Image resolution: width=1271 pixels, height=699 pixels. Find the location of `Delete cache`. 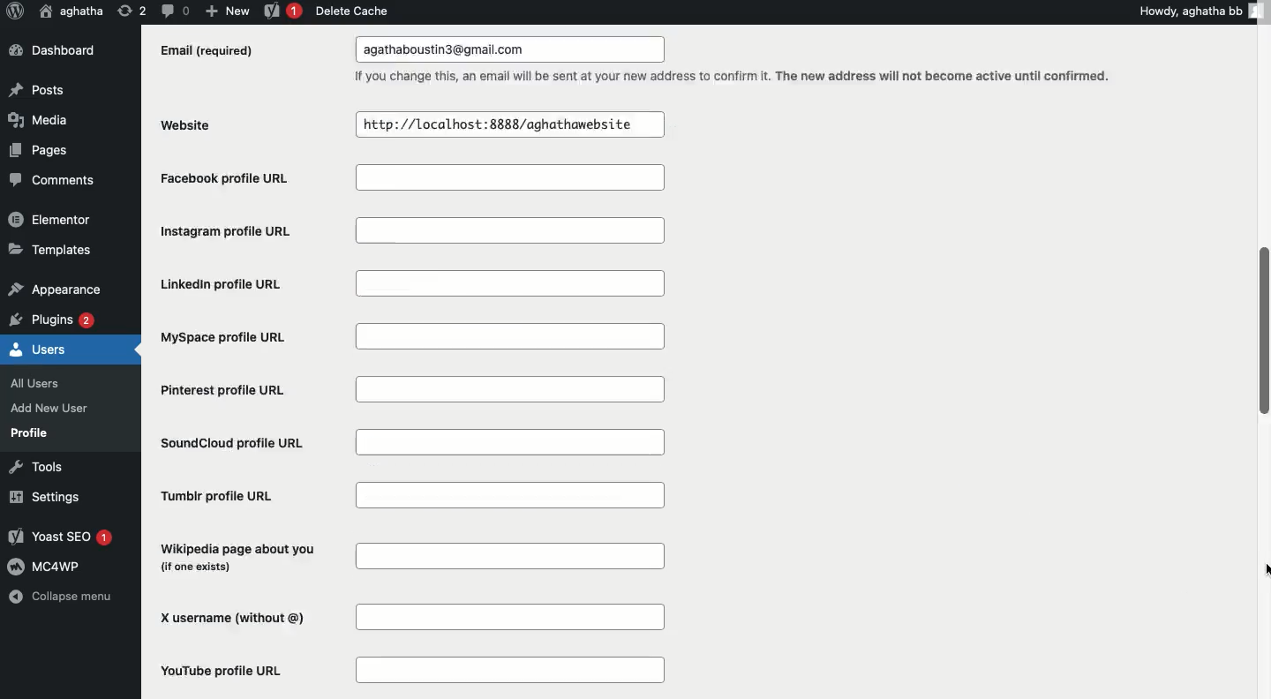

Delete cache is located at coordinates (351, 11).